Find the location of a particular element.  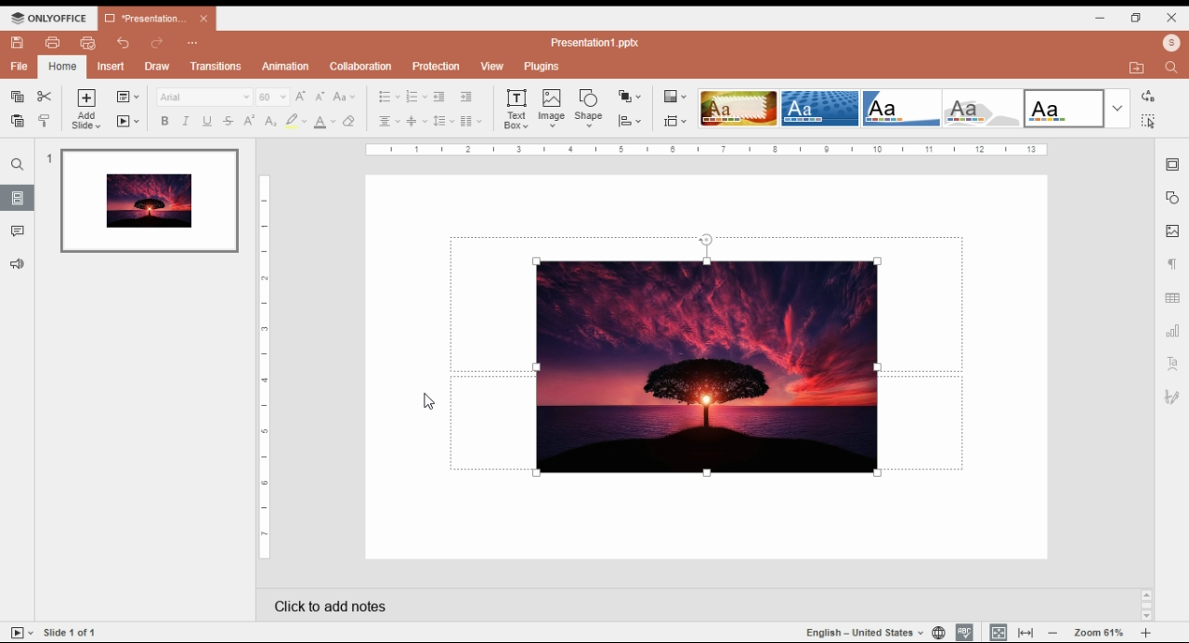

profile is located at coordinates (1171, 45).